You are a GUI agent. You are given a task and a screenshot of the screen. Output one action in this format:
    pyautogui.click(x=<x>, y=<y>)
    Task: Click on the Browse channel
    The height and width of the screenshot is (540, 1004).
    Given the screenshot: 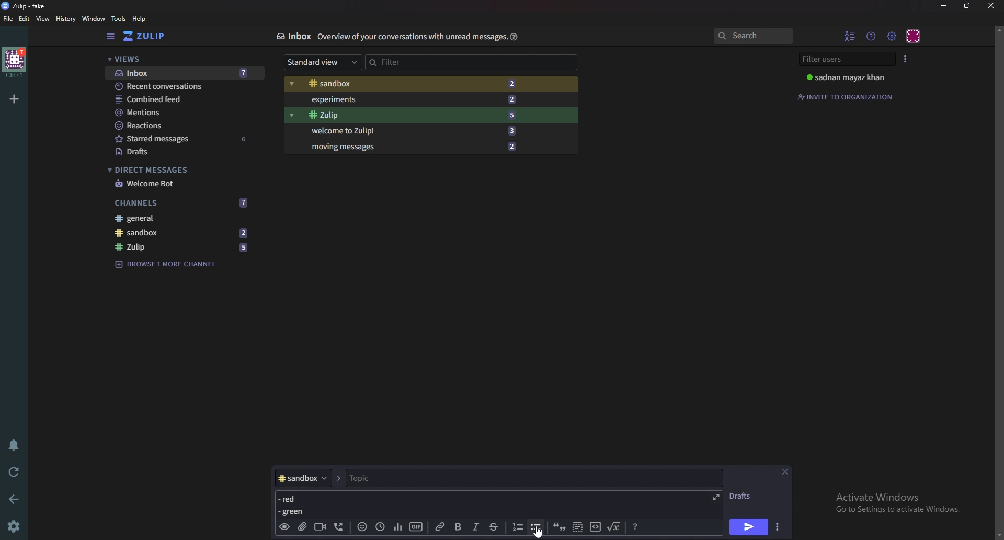 What is the action you would take?
    pyautogui.click(x=166, y=263)
    